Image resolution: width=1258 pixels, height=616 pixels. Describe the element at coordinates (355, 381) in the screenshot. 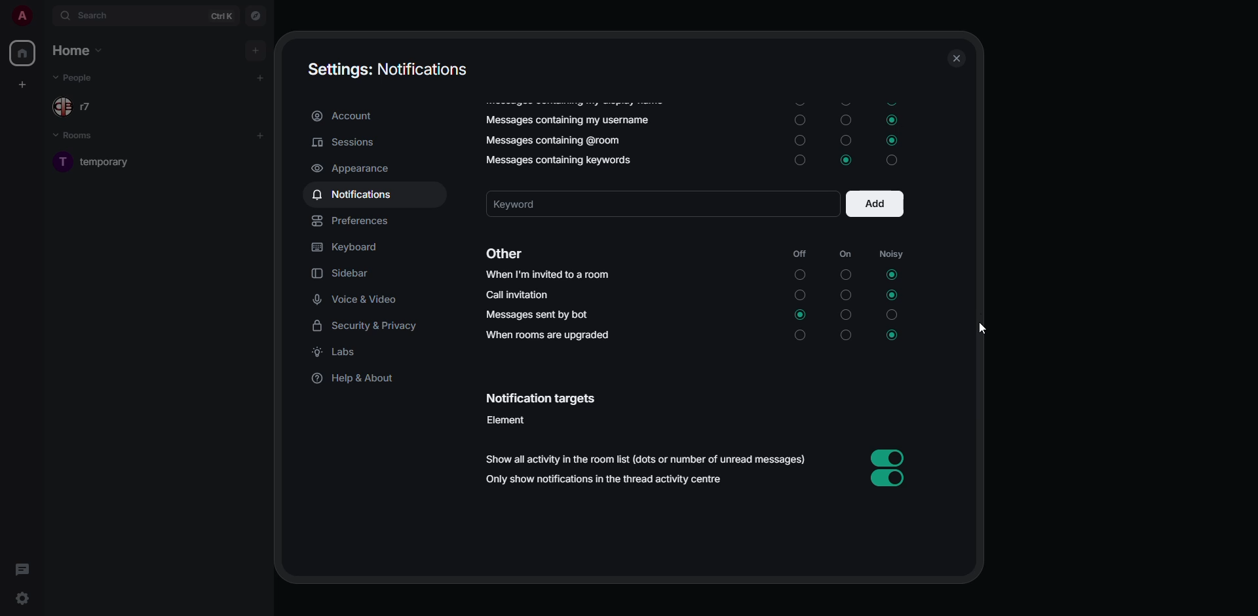

I see `help & about` at that location.